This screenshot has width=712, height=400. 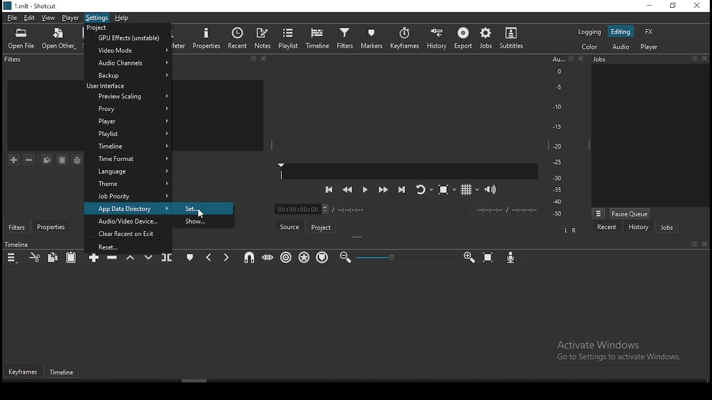 What do you see at coordinates (666, 227) in the screenshot?
I see `jobs` at bounding box center [666, 227].